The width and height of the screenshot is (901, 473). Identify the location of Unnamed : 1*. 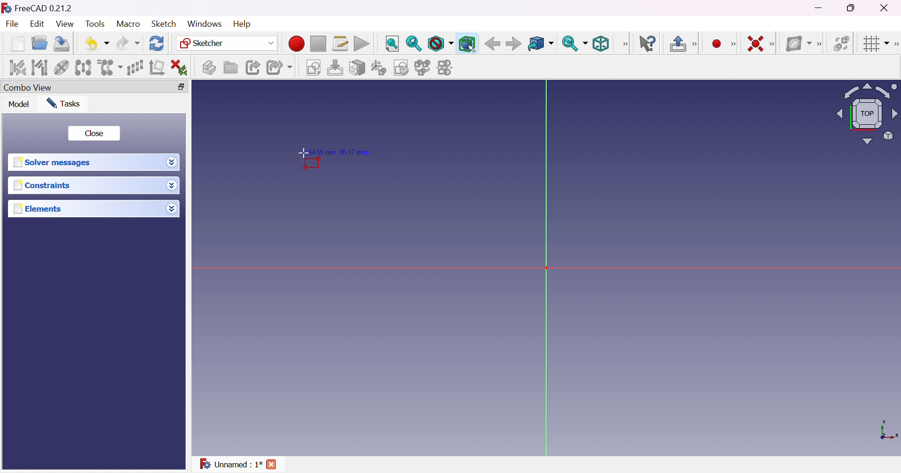
(230, 464).